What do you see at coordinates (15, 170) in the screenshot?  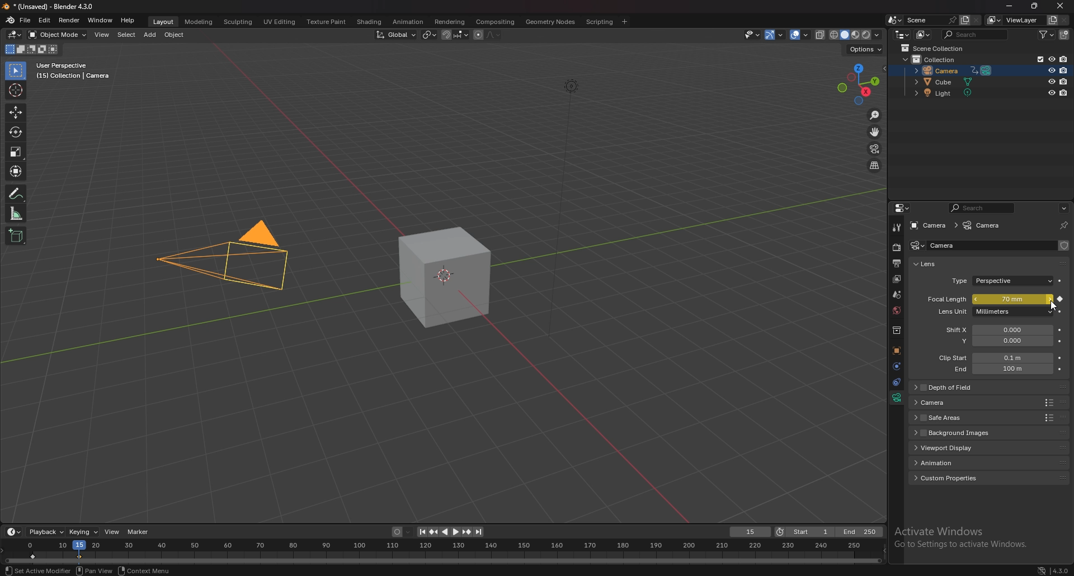 I see `transform` at bounding box center [15, 170].